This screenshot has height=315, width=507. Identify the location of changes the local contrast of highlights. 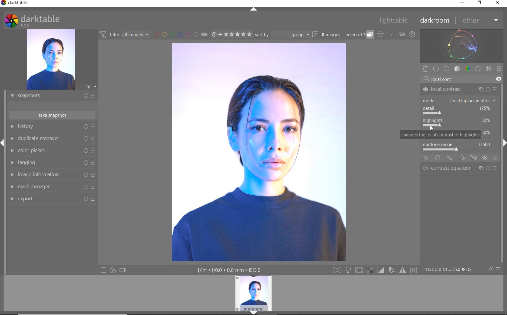
(440, 135).